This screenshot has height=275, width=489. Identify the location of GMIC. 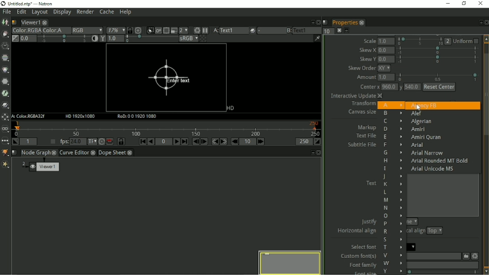
(5, 152).